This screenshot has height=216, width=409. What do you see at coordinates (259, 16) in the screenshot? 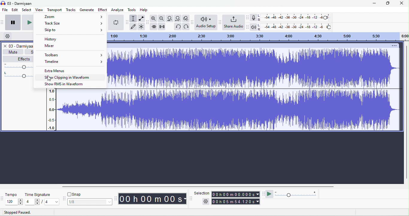
I see `L` at bounding box center [259, 16].